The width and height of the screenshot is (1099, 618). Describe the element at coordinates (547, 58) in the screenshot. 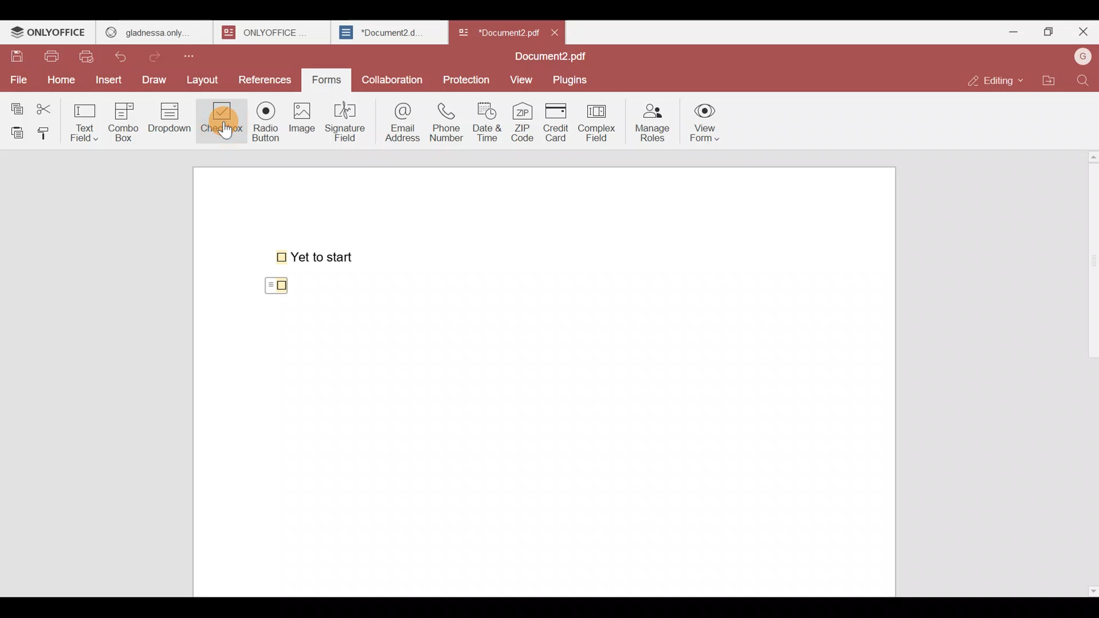

I see `Document2.pdf` at that location.